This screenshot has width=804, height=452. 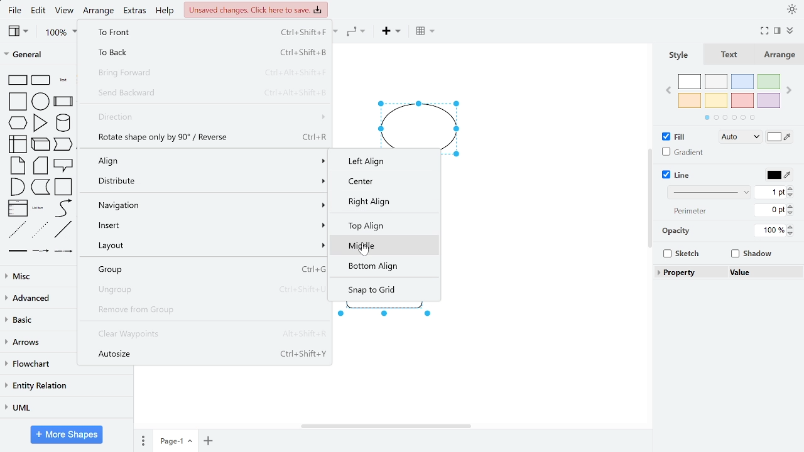 What do you see at coordinates (18, 166) in the screenshot?
I see `note` at bounding box center [18, 166].